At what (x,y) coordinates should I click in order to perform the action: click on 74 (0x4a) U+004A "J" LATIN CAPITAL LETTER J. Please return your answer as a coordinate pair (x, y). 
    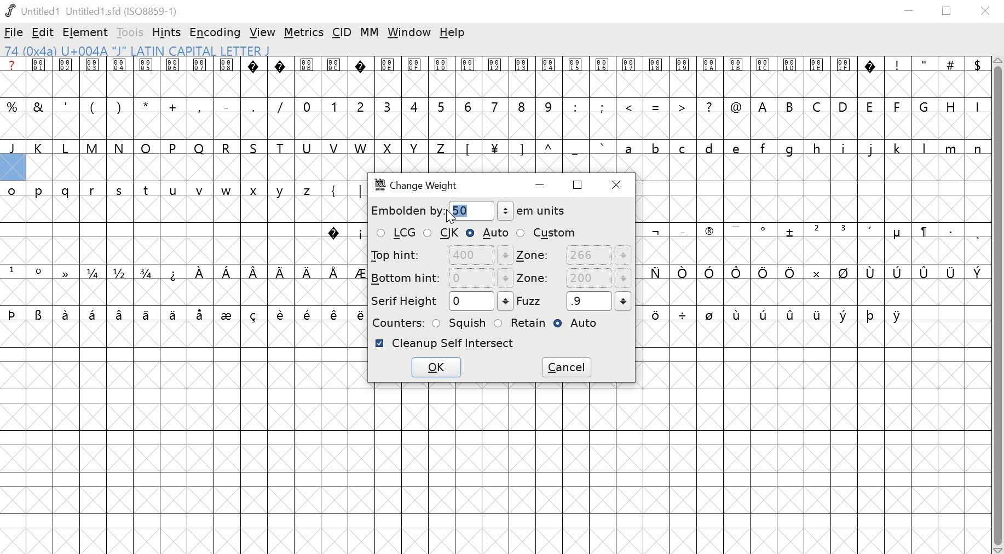
    Looking at the image, I should click on (207, 50).